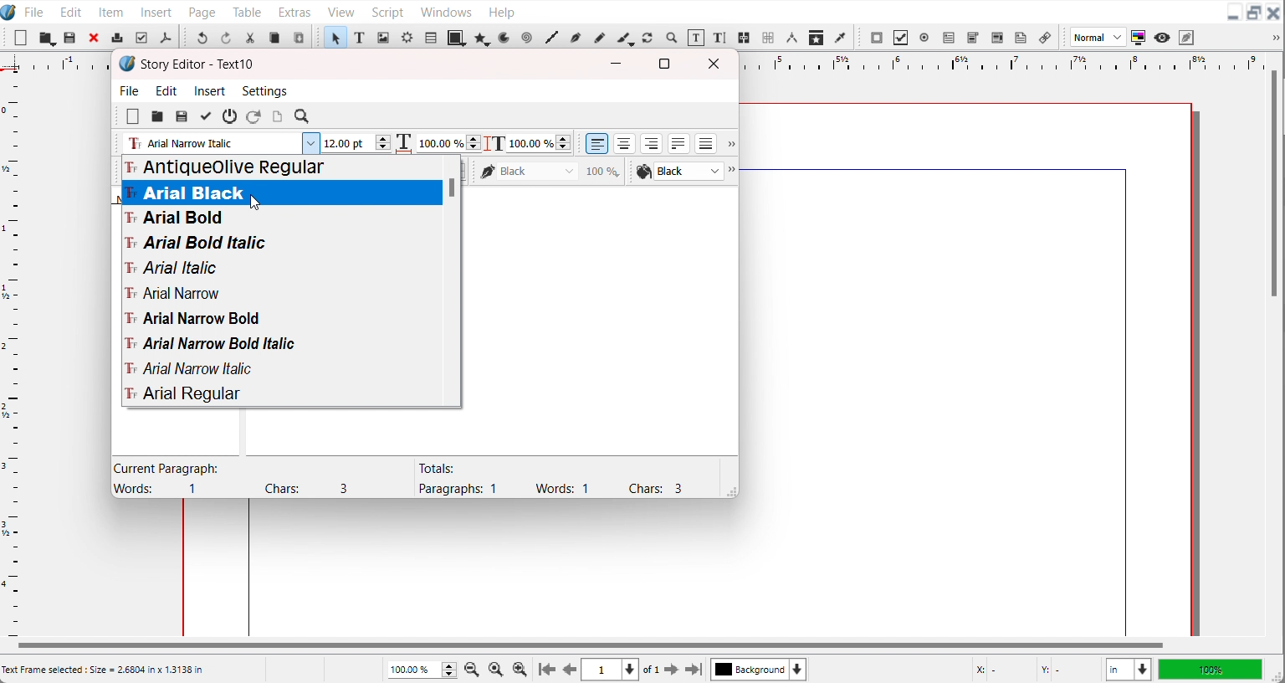 The height and width of the screenshot is (683, 1285). Describe the element at coordinates (550, 171) in the screenshot. I see `Black` at that location.